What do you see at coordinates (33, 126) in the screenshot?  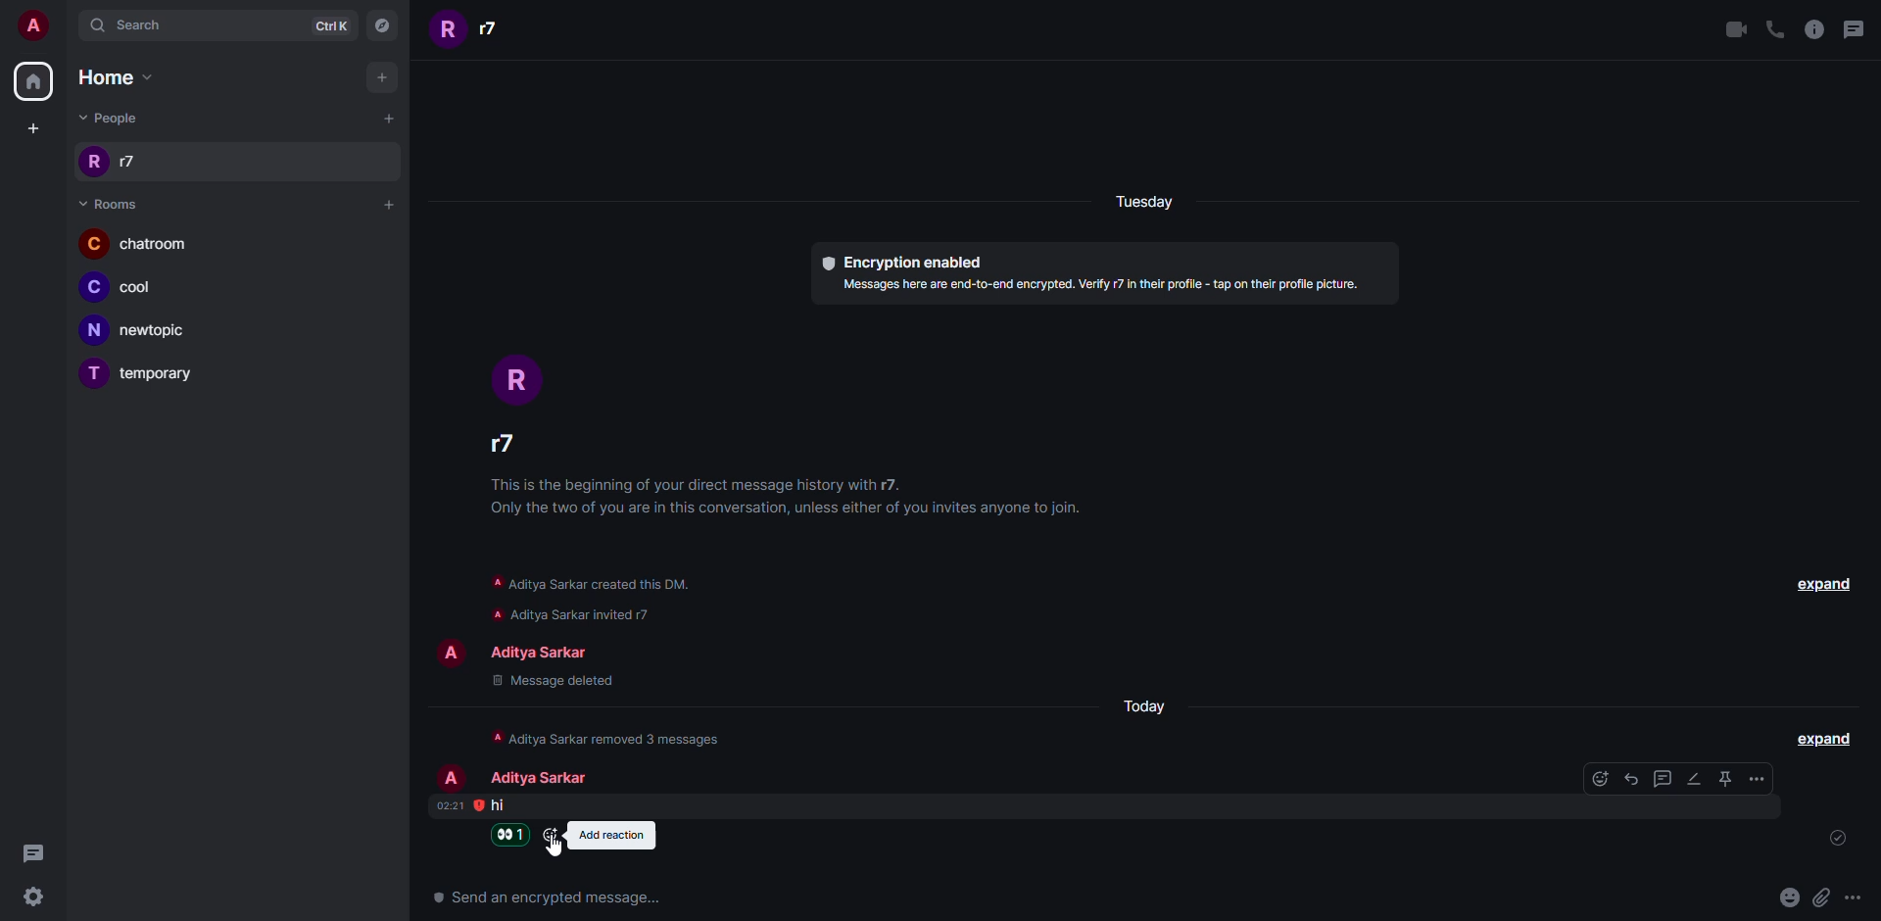 I see `create space` at bounding box center [33, 126].